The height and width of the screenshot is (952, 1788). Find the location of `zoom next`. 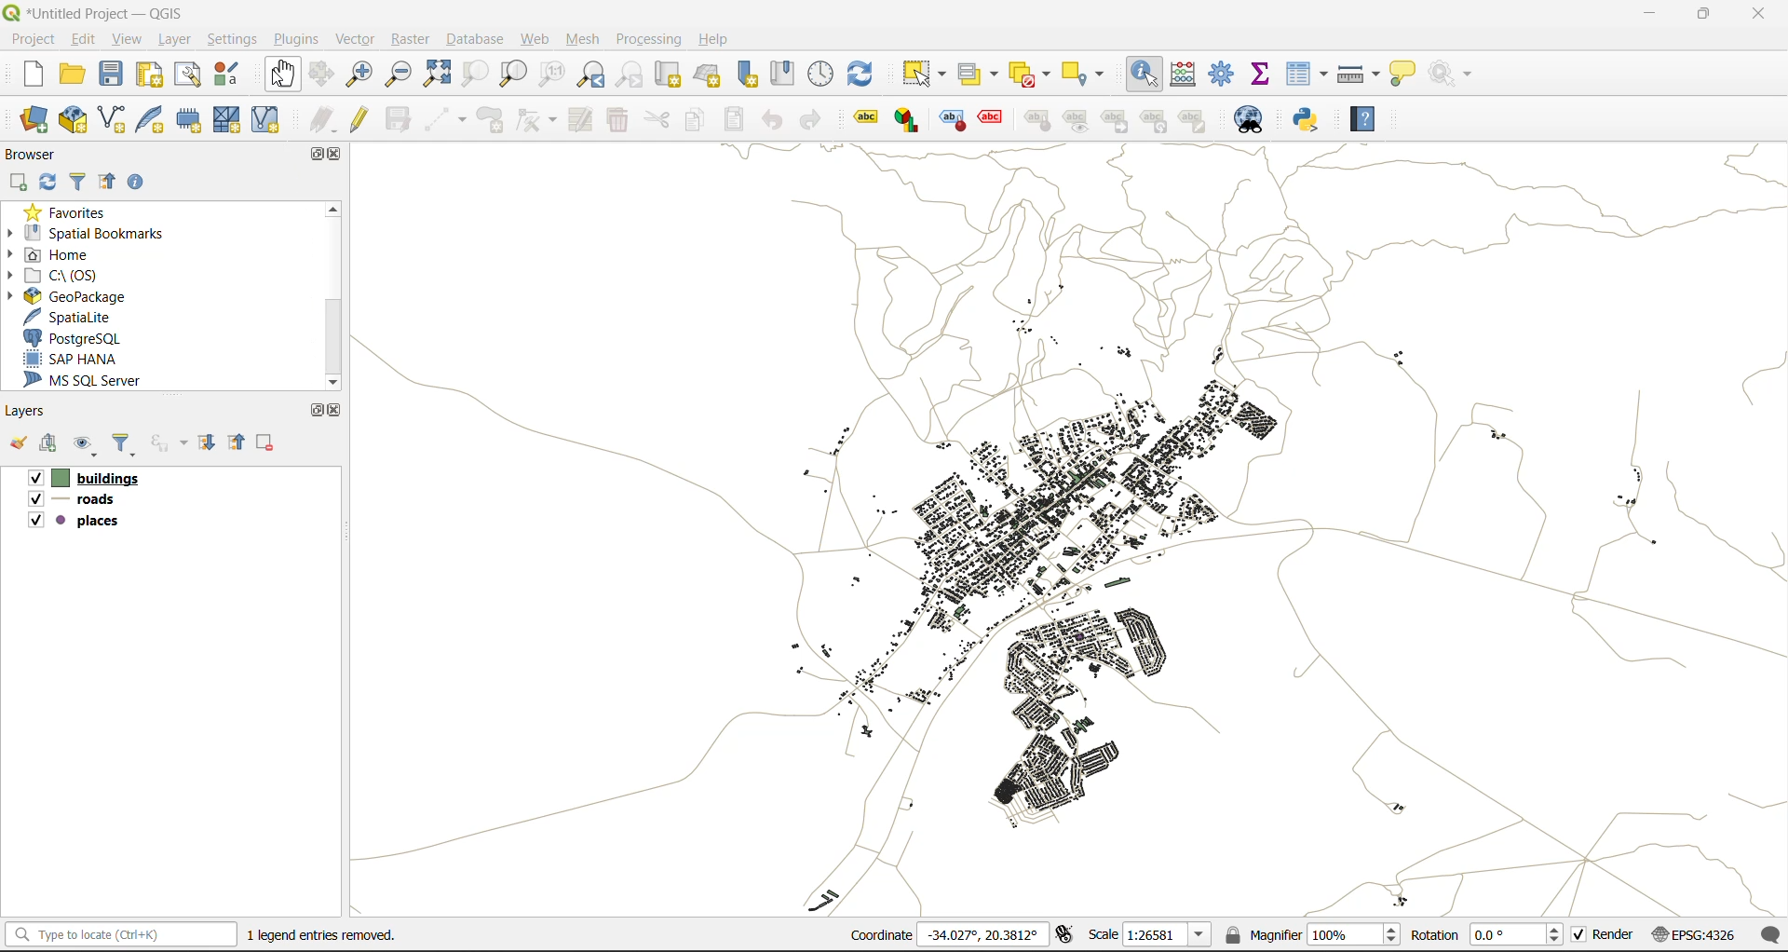

zoom next is located at coordinates (630, 75).